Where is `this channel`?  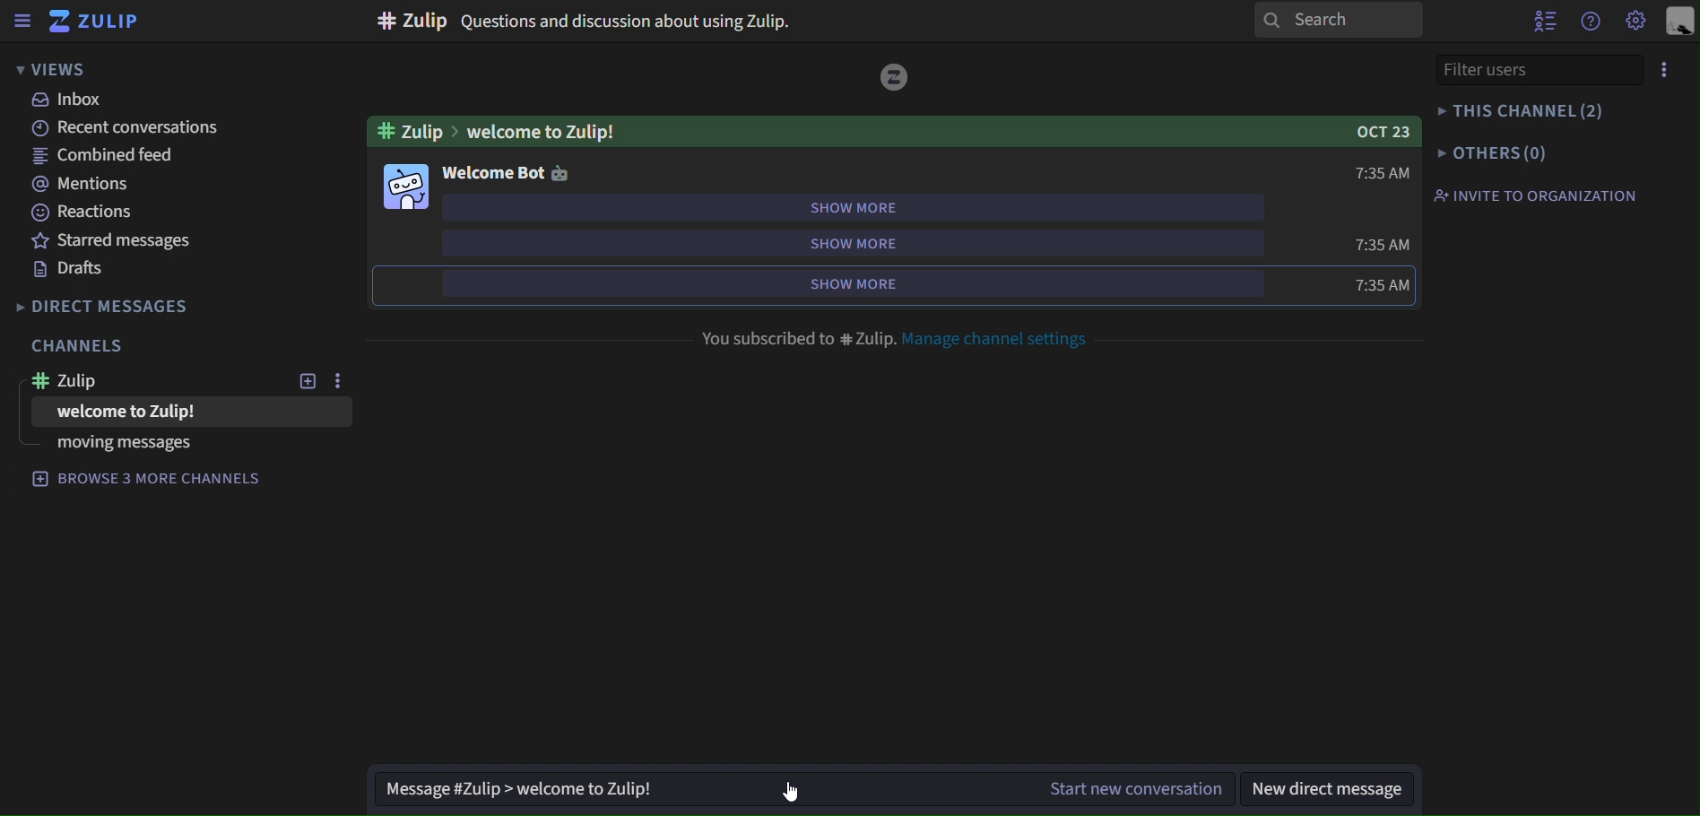 this channel is located at coordinates (1519, 109).